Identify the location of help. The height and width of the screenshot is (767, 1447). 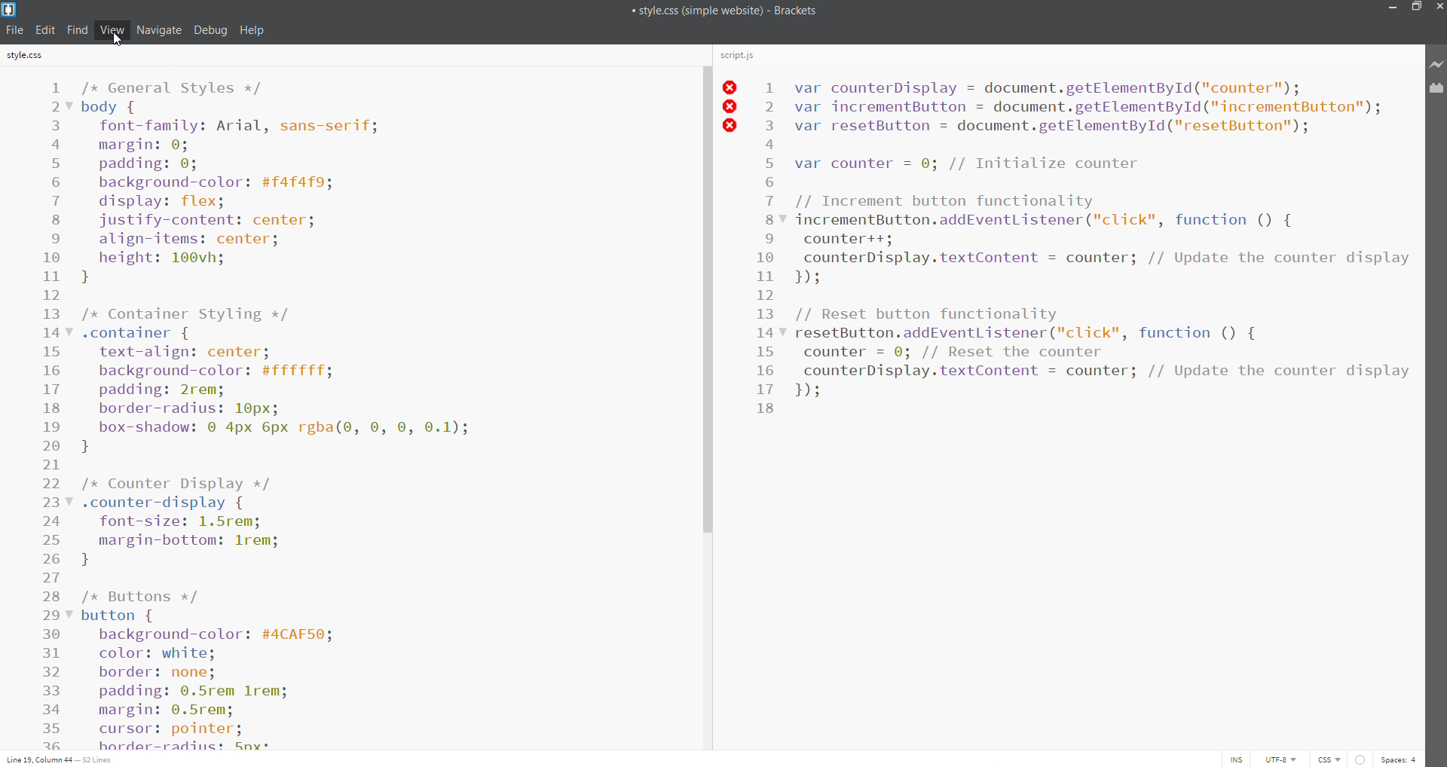
(253, 30).